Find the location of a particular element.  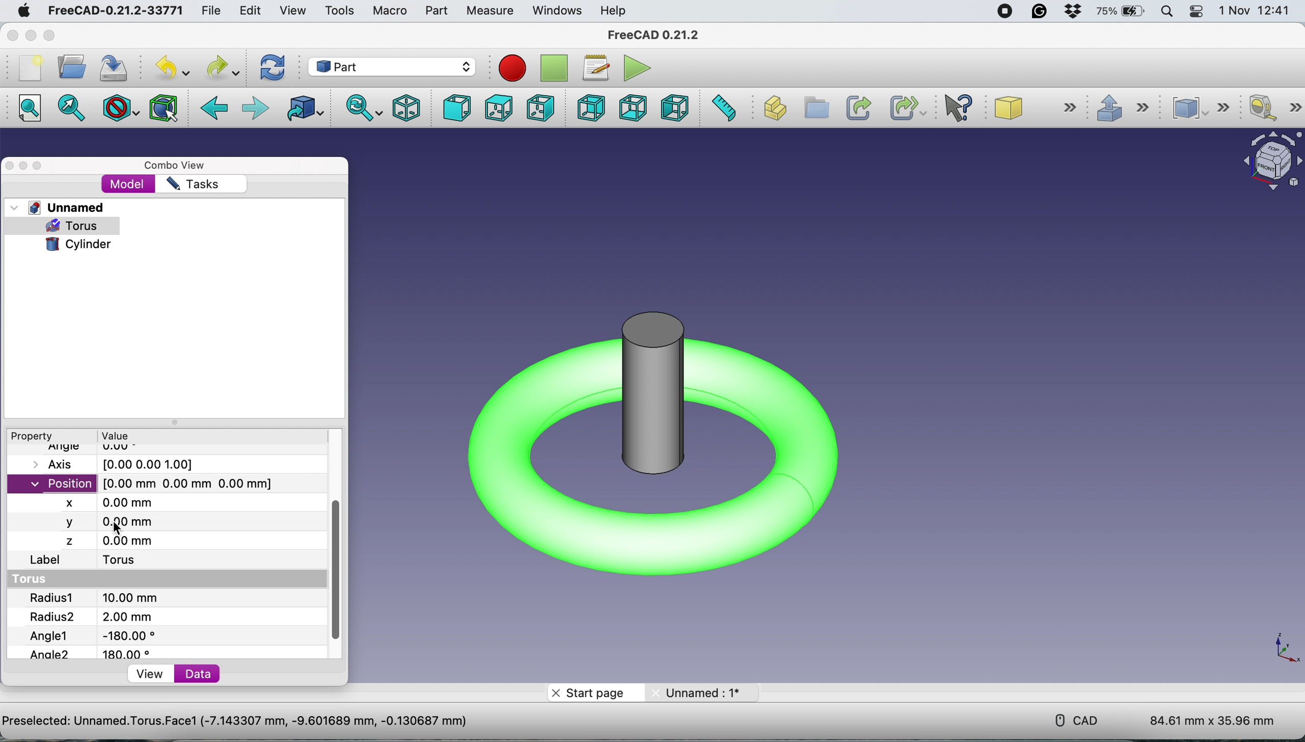

execute macros is located at coordinates (640, 69).